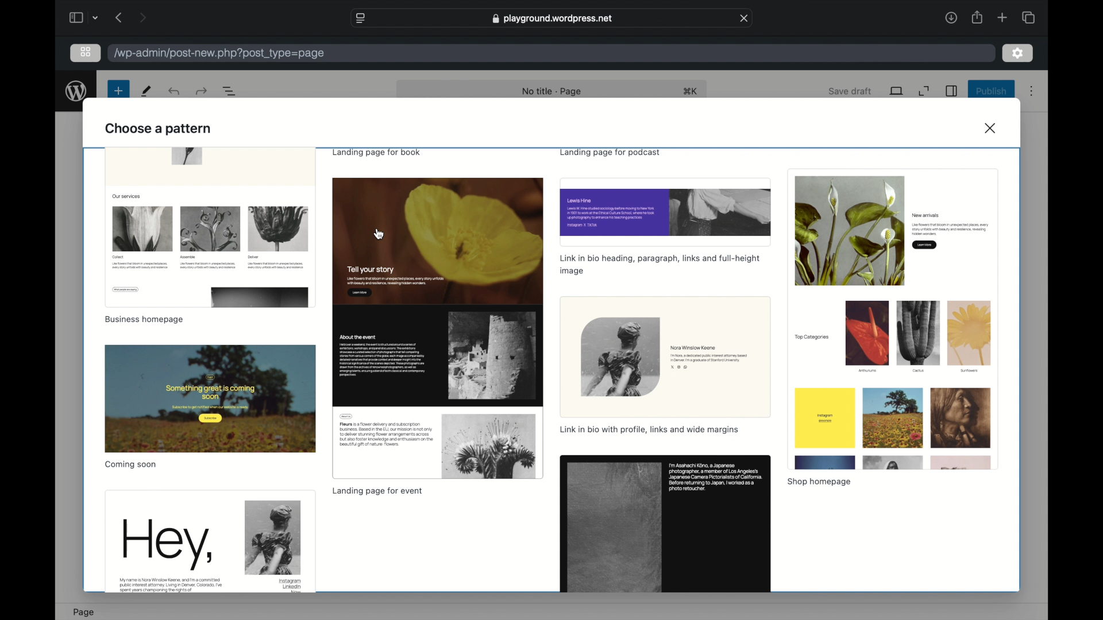 The height and width of the screenshot is (620, 1103). What do you see at coordinates (896, 90) in the screenshot?
I see `view` at bounding box center [896, 90].